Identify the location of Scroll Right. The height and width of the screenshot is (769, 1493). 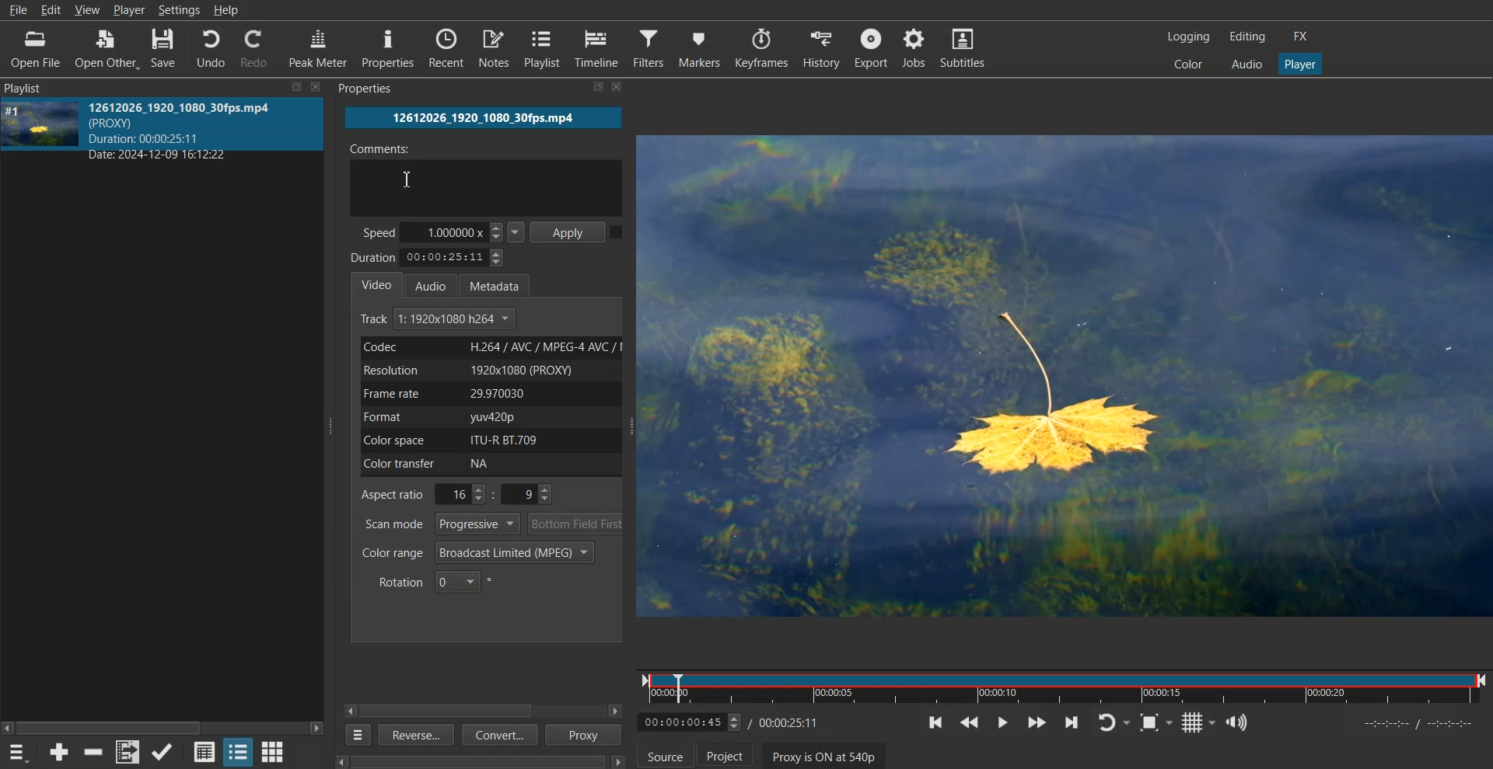
(616, 711).